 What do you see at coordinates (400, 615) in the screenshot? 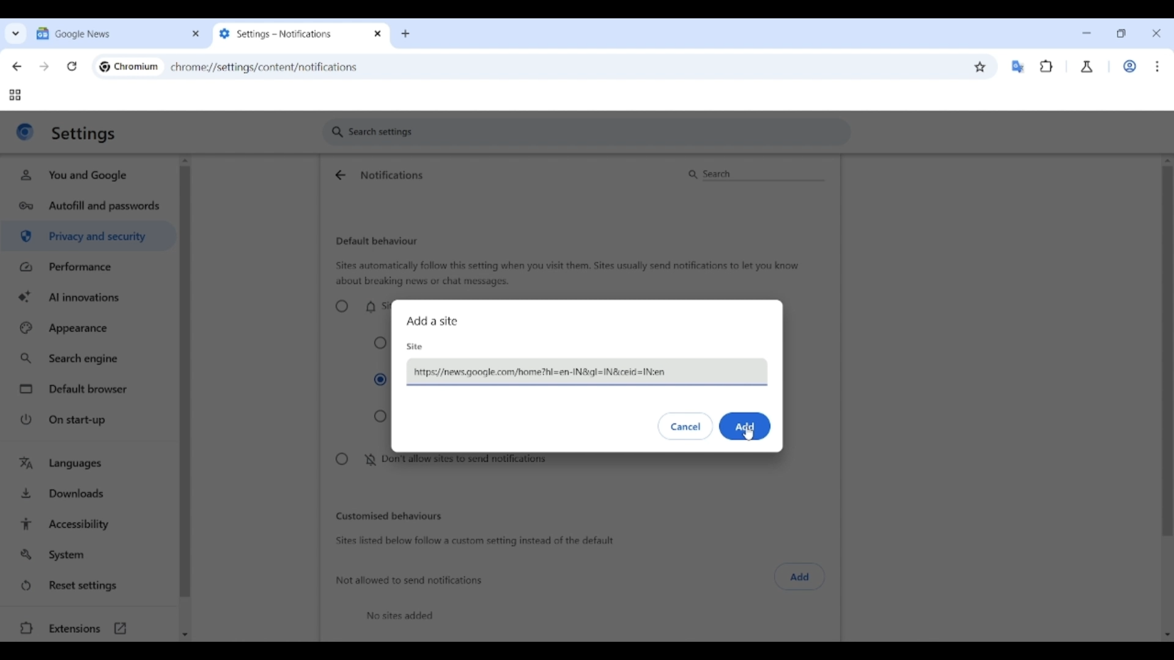
I see `No sites added` at bounding box center [400, 615].